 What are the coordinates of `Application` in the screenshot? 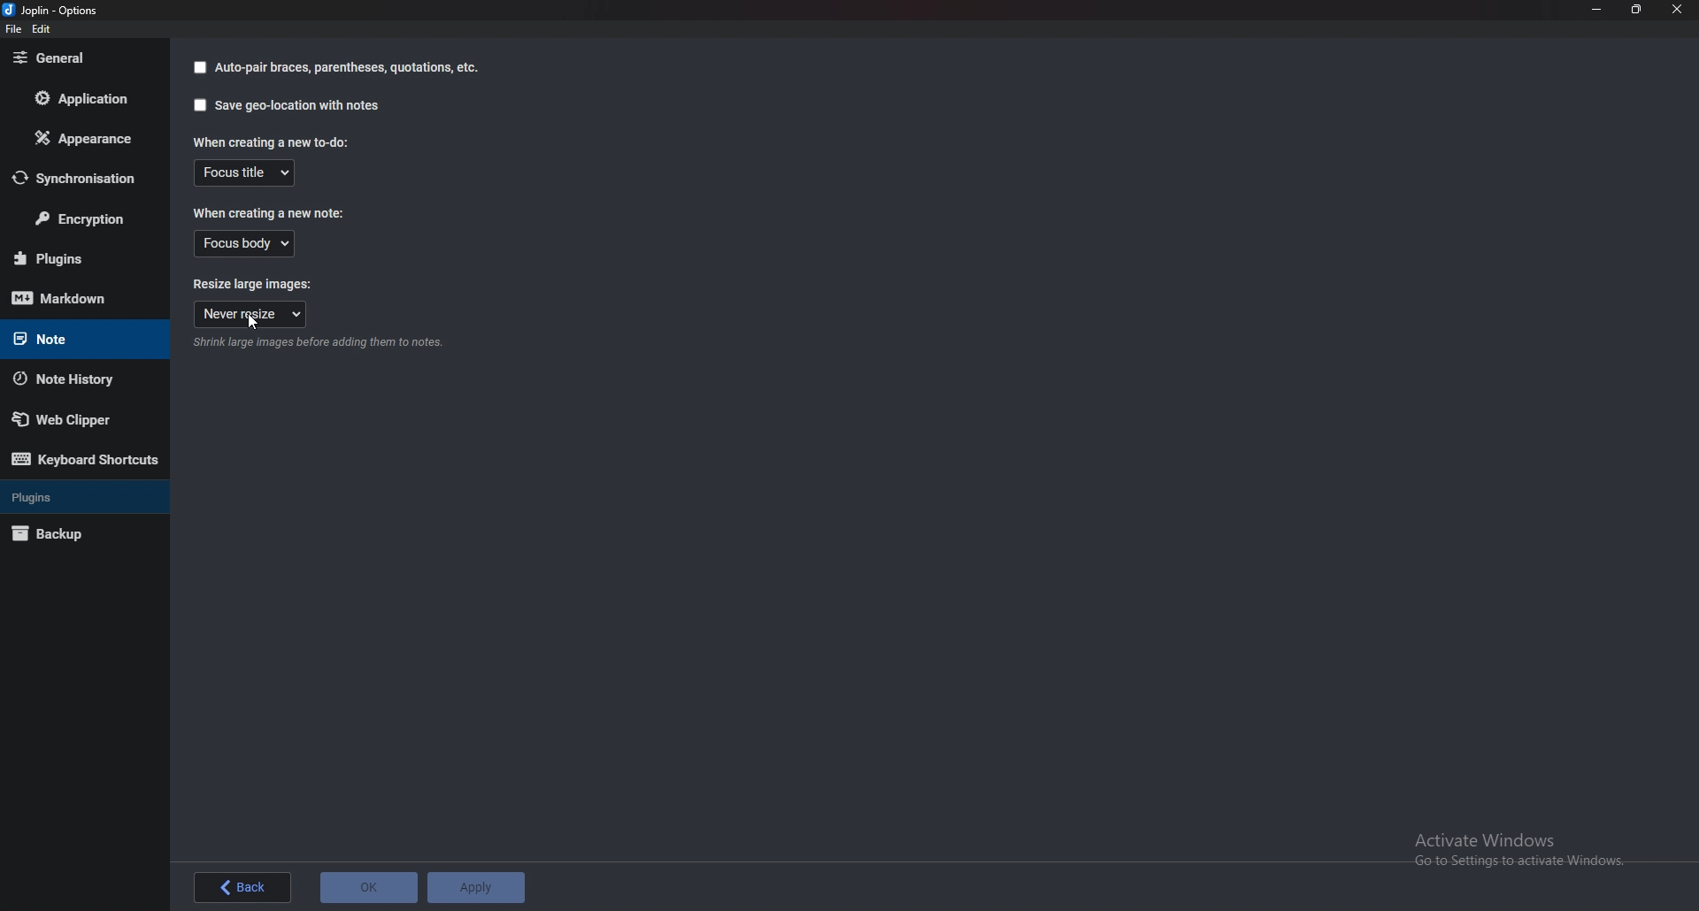 It's located at (80, 98).